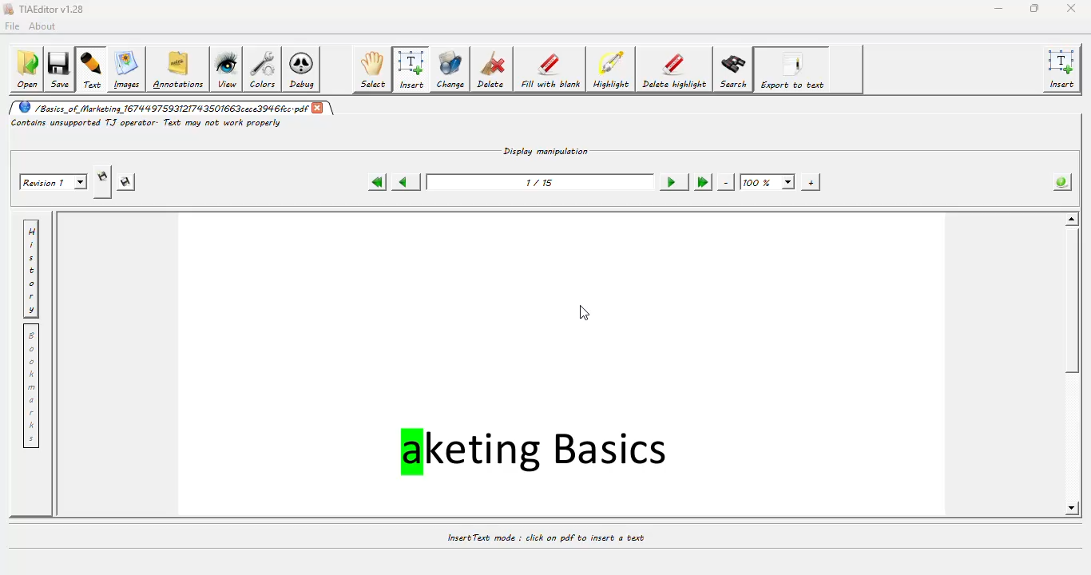 Image resolution: width=1091 pixels, height=575 pixels. Describe the element at coordinates (33, 387) in the screenshot. I see `bookmarks` at that location.